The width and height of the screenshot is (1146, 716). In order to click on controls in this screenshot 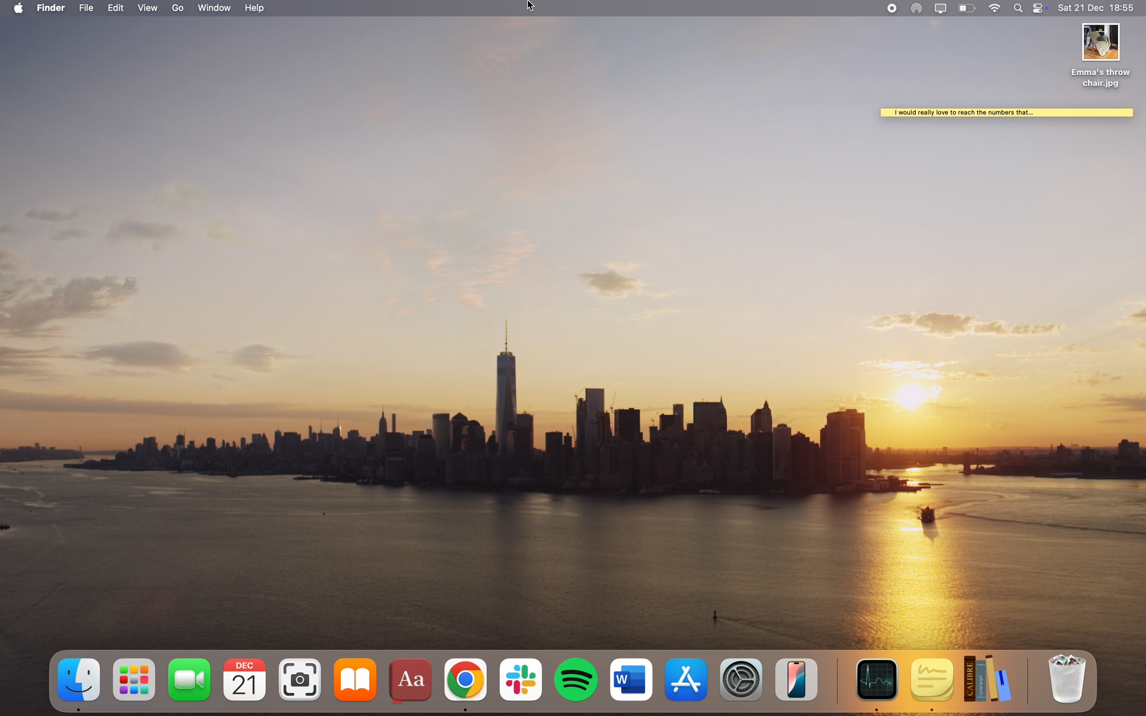, I will do `click(1043, 8)`.